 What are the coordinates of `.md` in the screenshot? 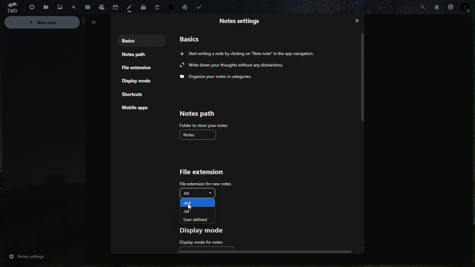 It's located at (200, 202).